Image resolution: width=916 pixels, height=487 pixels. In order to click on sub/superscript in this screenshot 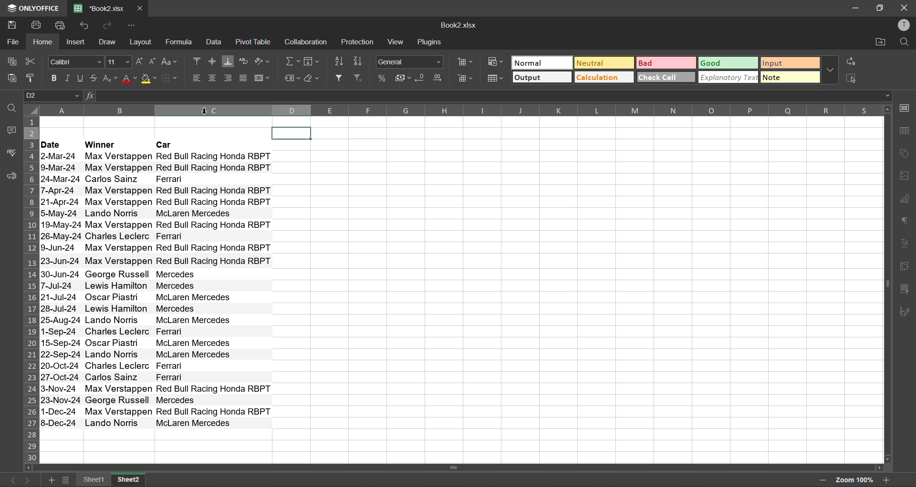, I will do `click(111, 79)`.